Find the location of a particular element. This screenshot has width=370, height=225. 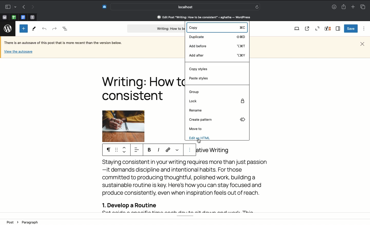

Italics is located at coordinates (159, 150).